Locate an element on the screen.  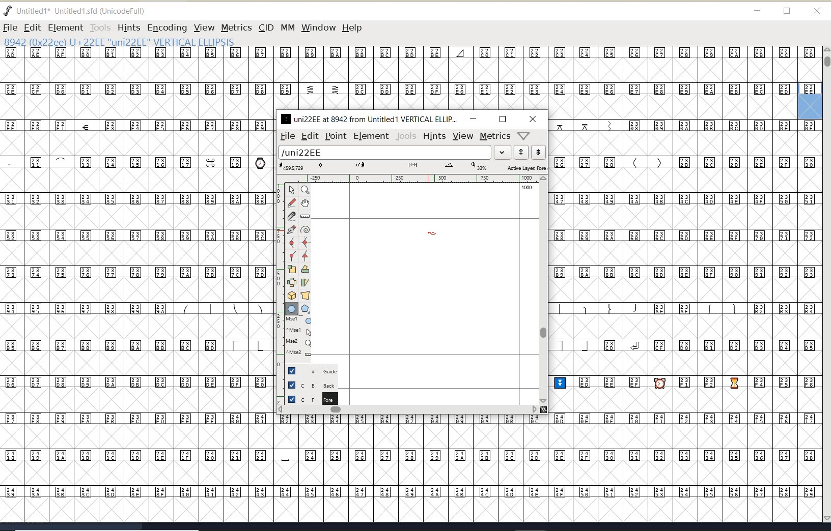
add a tangent point is located at coordinates (304, 254).